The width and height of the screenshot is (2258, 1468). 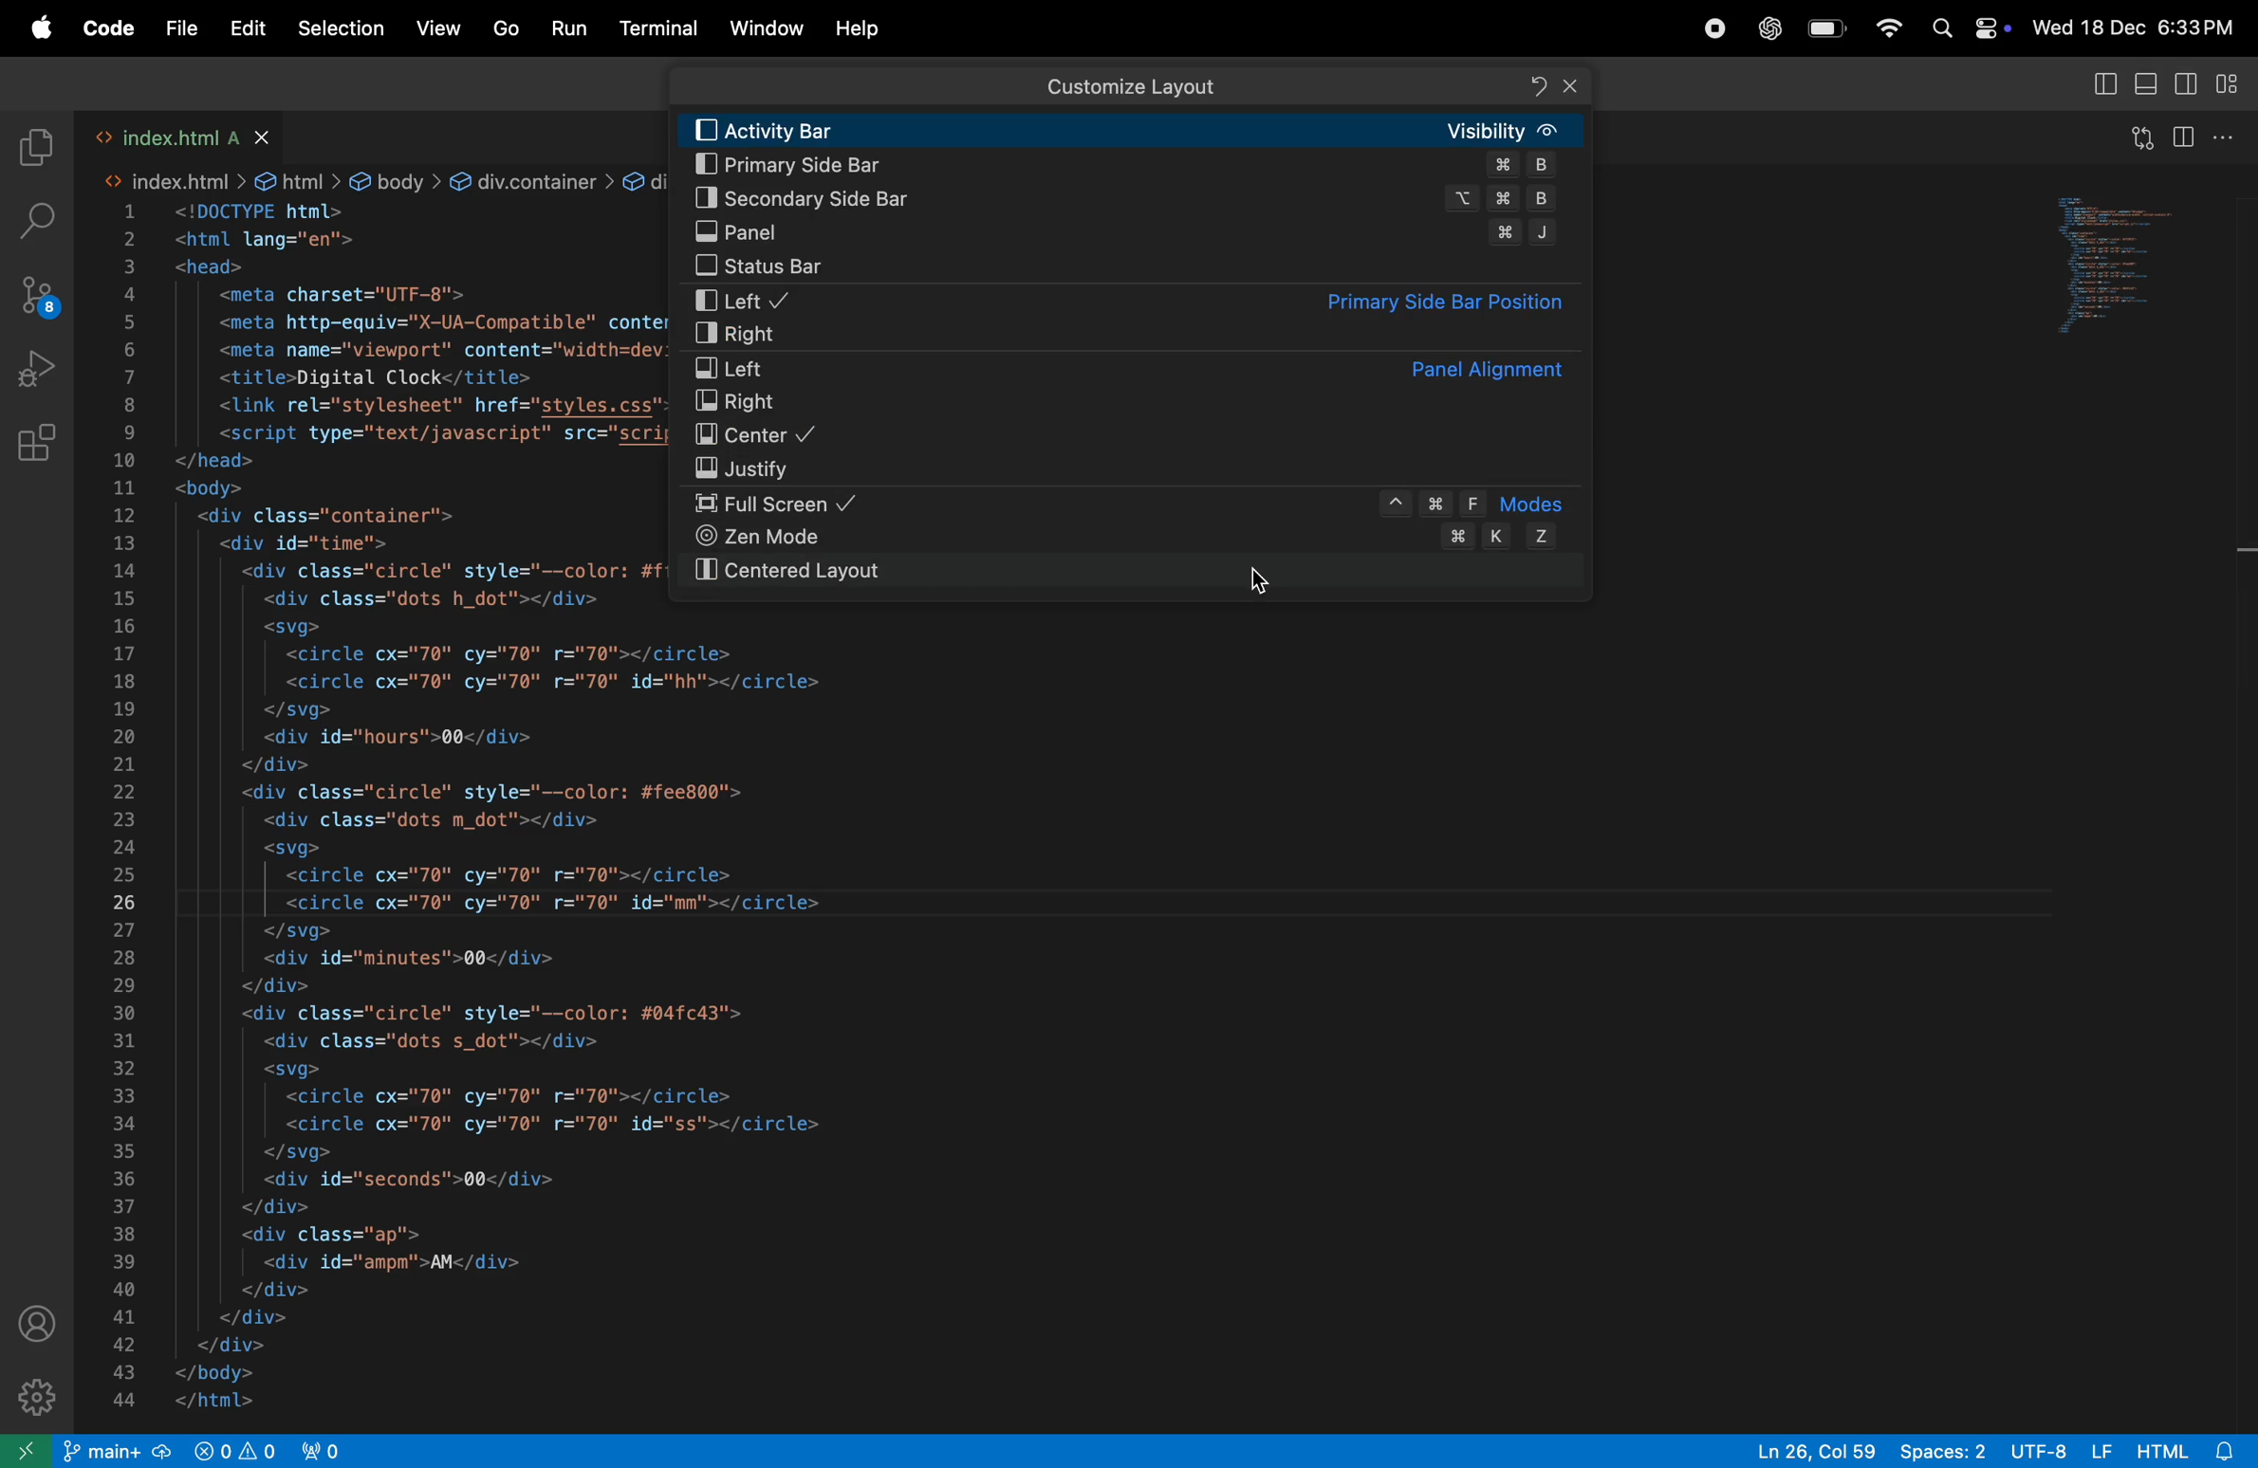 I want to click on Primary side, so click(x=1135, y=165).